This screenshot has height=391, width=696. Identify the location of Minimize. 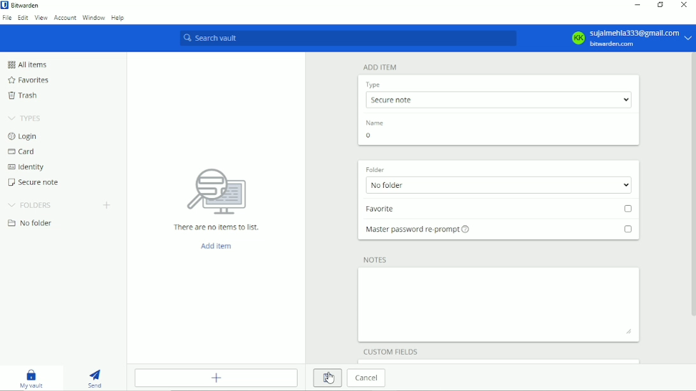
(636, 6).